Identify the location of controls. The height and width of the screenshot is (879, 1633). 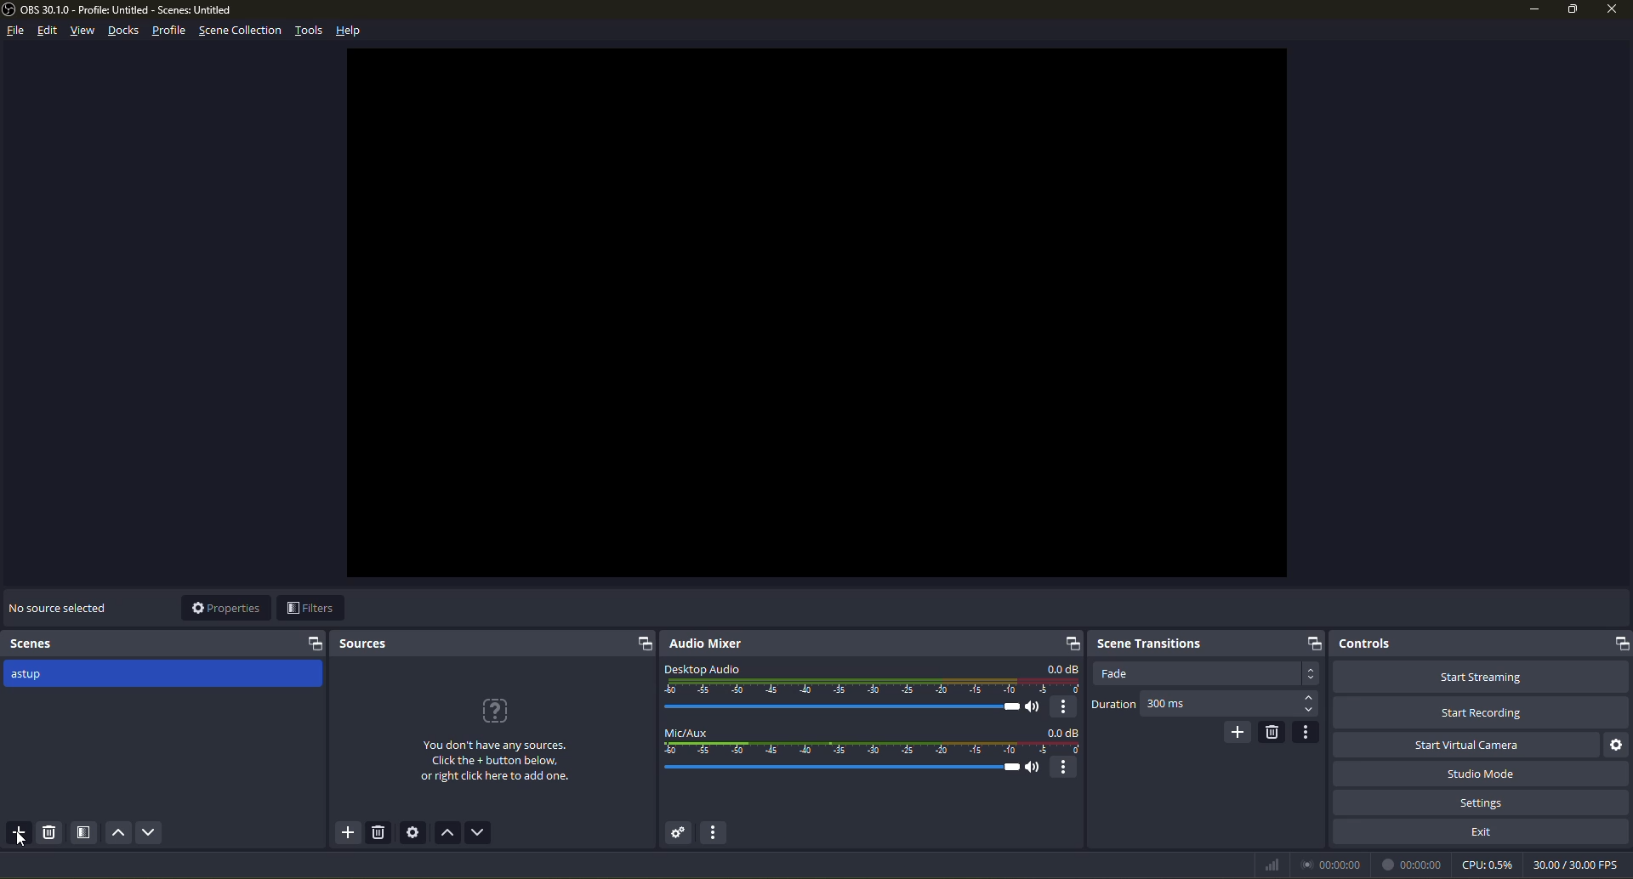
(1364, 644).